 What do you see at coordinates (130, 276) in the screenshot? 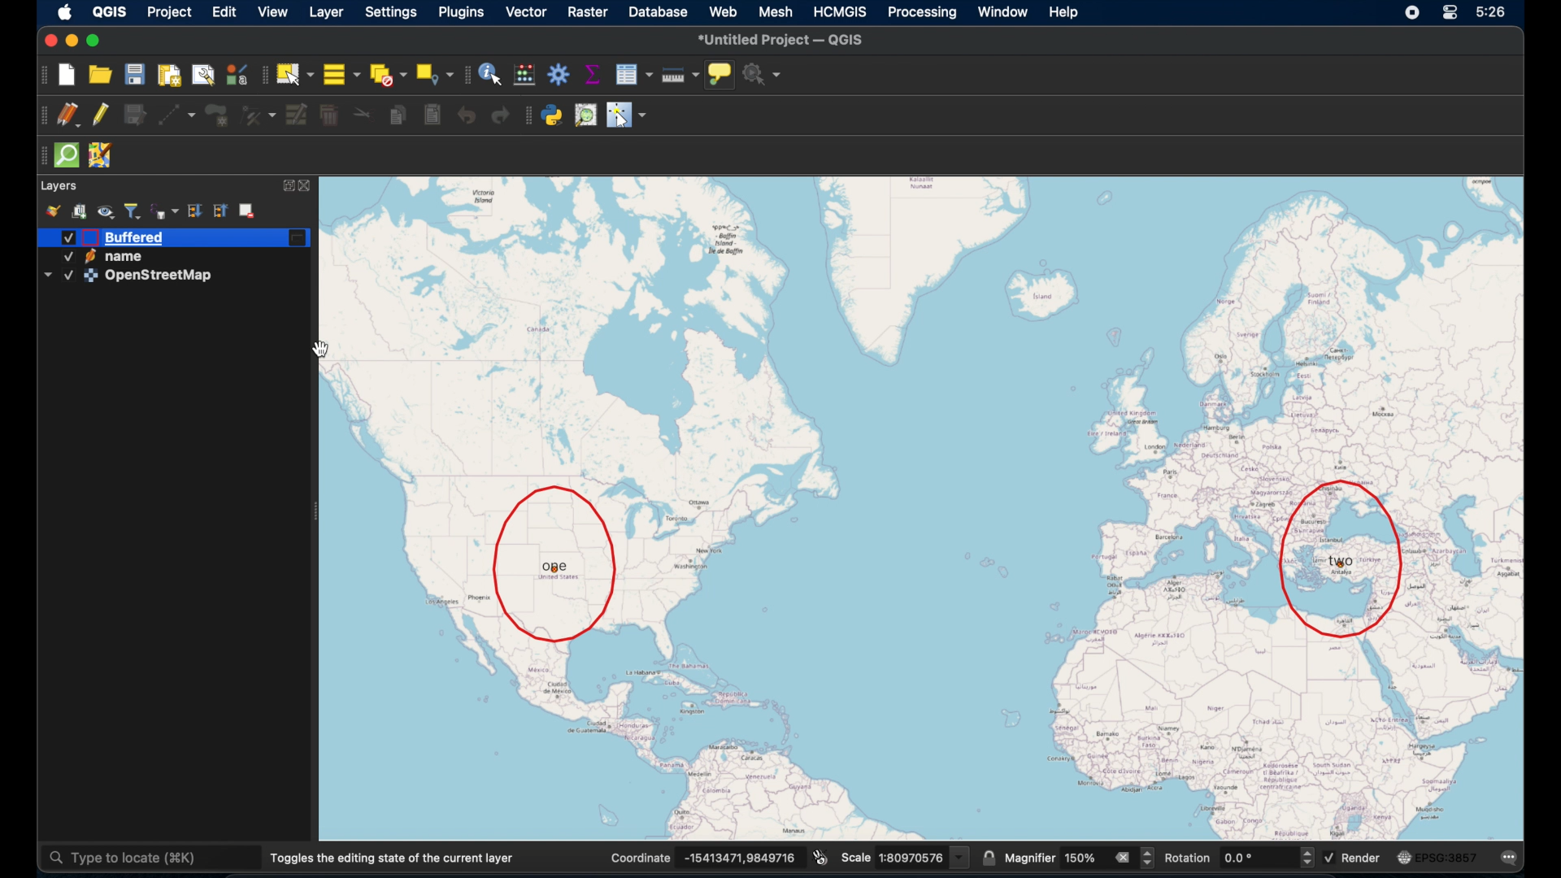
I see `active OpenStreetMap layer` at bounding box center [130, 276].